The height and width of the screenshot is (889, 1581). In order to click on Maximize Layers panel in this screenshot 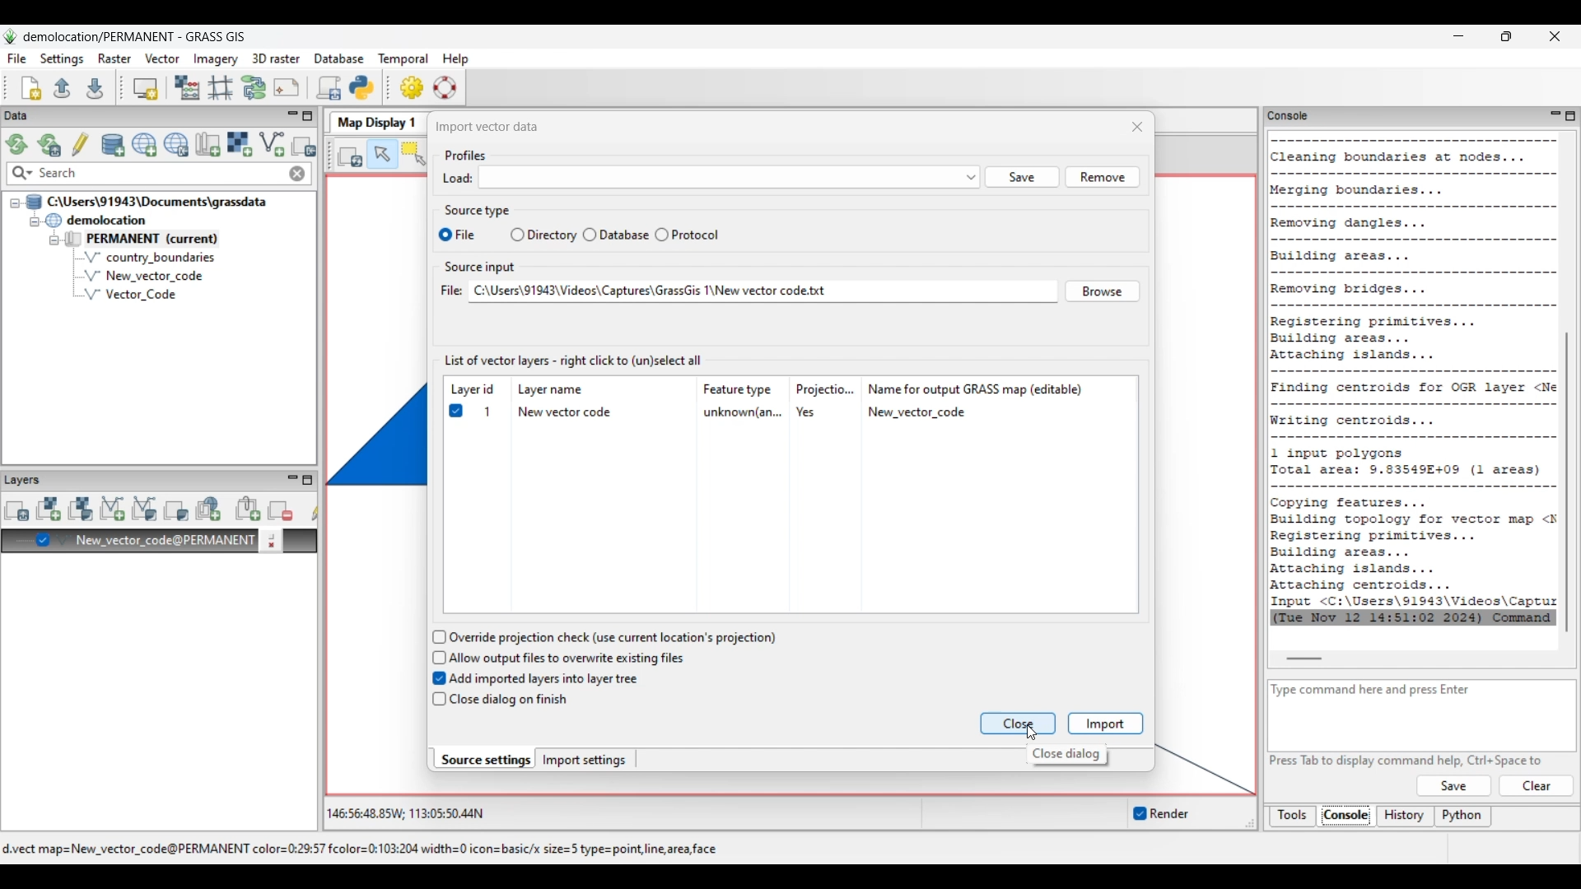, I will do `click(308, 480)`.